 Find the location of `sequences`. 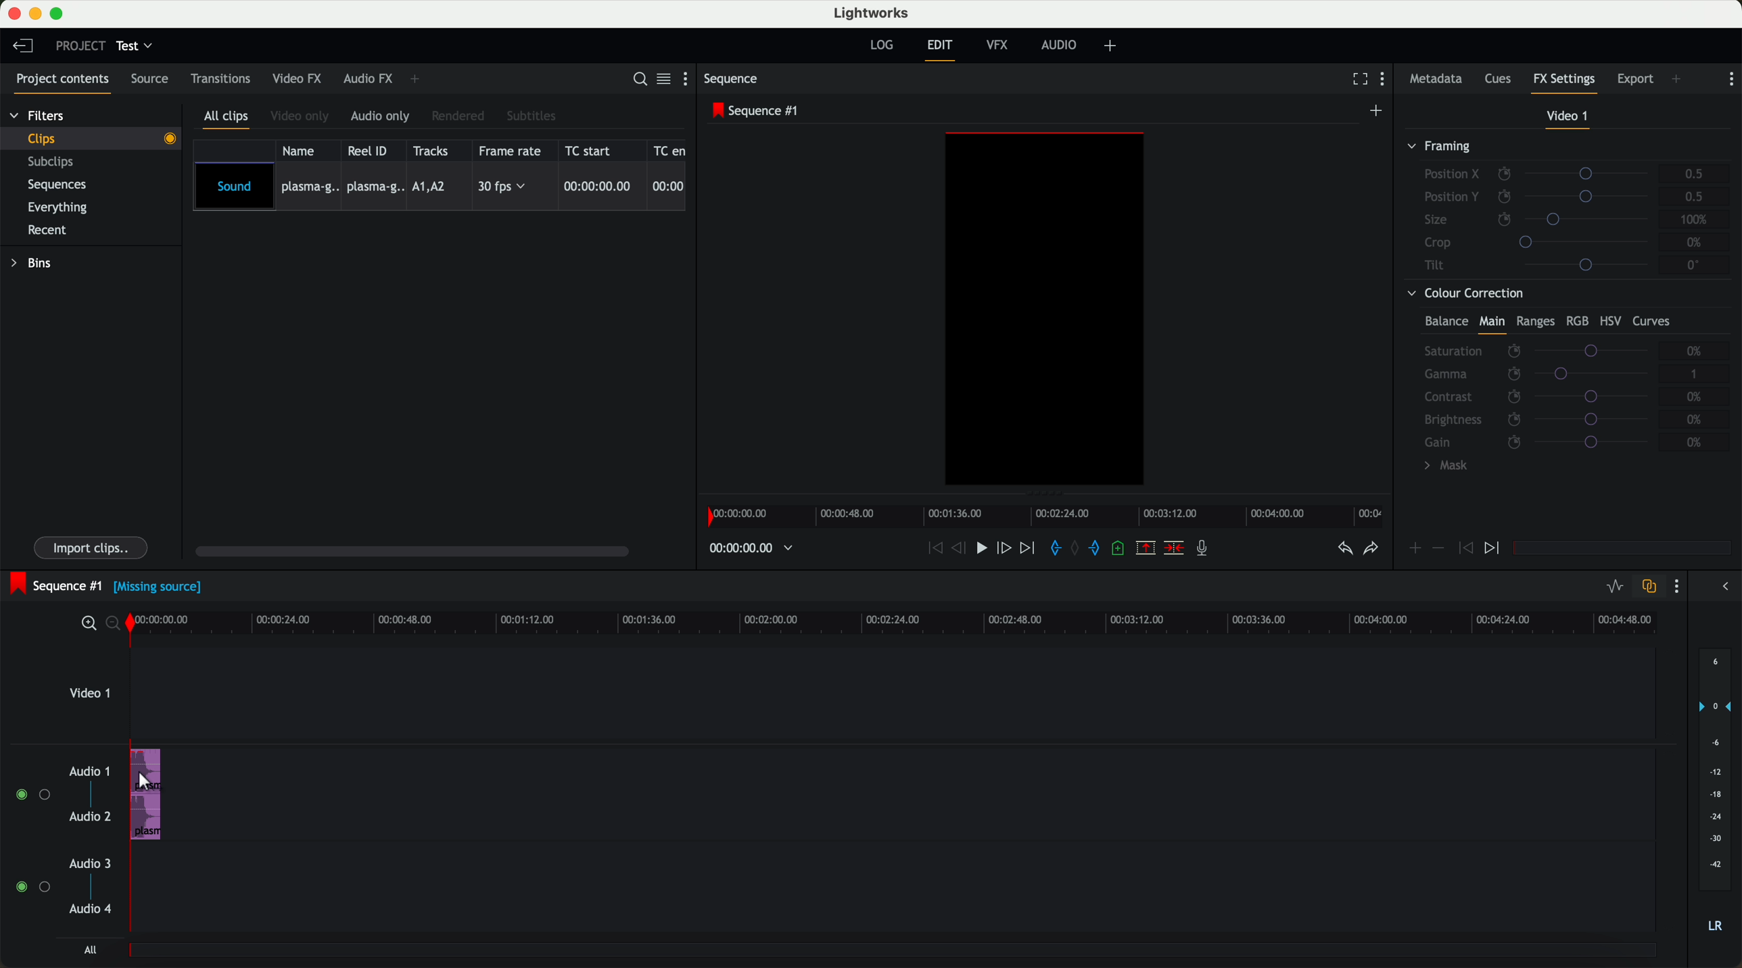

sequences is located at coordinates (62, 187).